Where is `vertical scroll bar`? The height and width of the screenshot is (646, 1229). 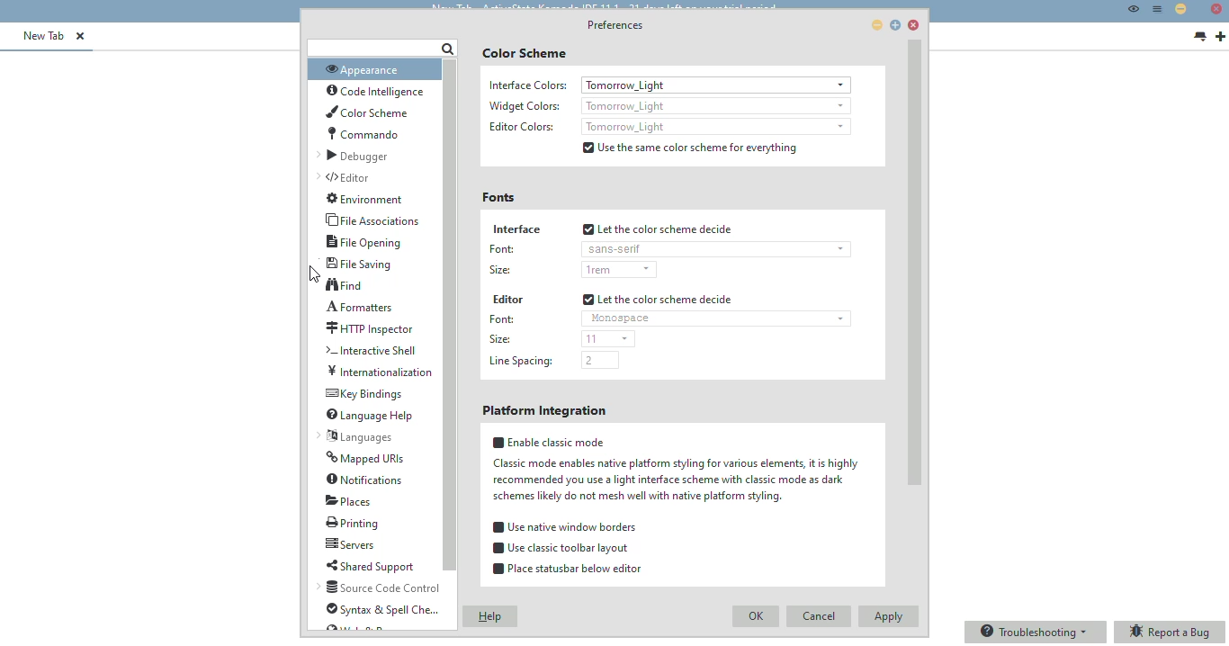 vertical scroll bar is located at coordinates (449, 316).